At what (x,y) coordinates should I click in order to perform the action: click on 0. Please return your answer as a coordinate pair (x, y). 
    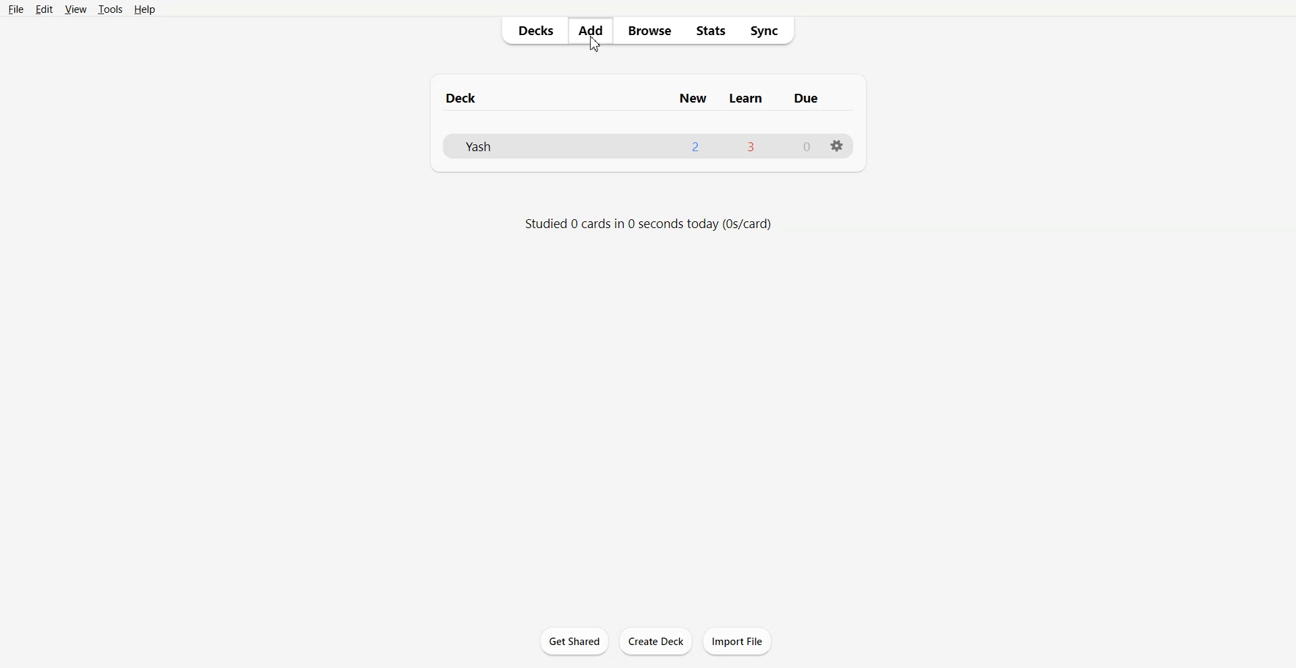
    Looking at the image, I should click on (807, 147).